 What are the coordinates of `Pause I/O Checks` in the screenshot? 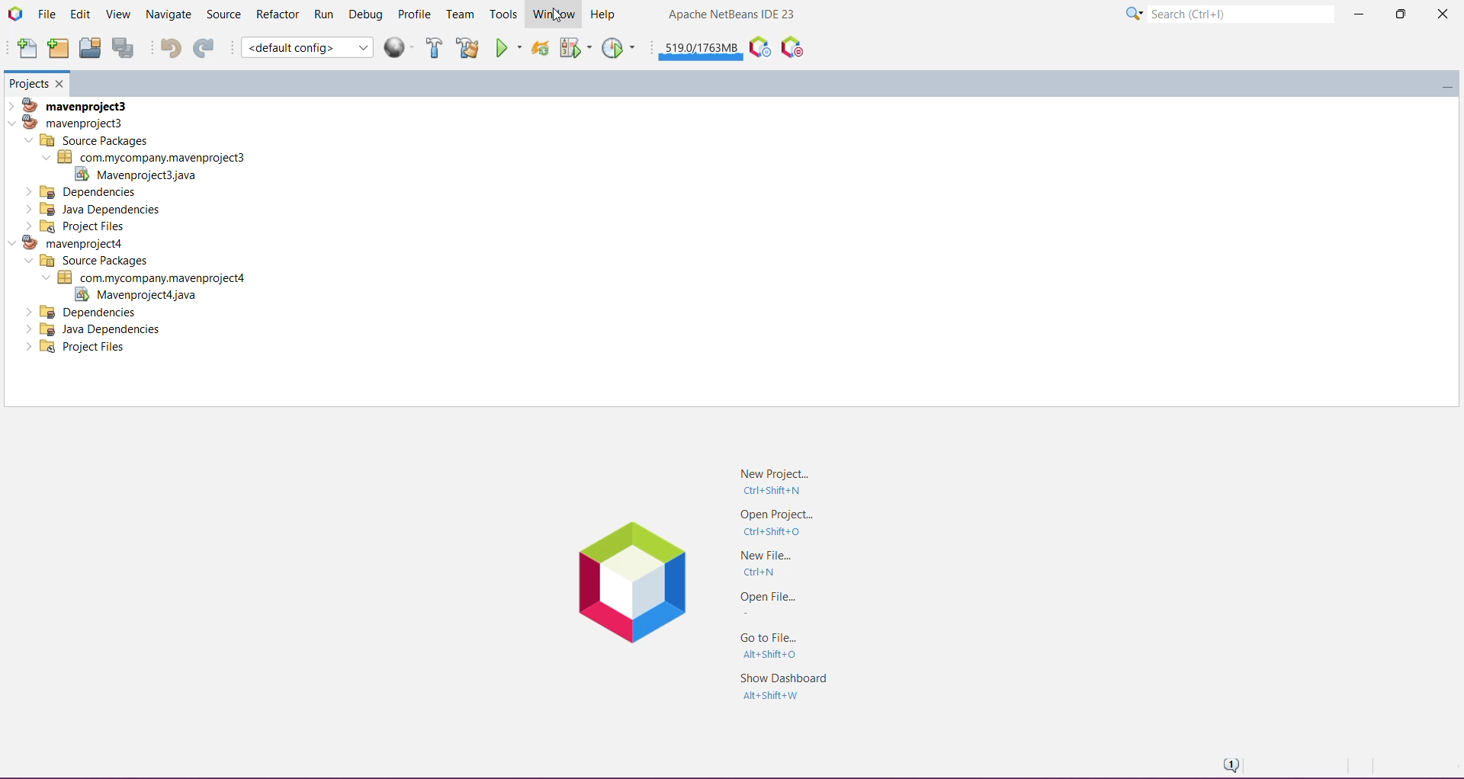 It's located at (791, 47).